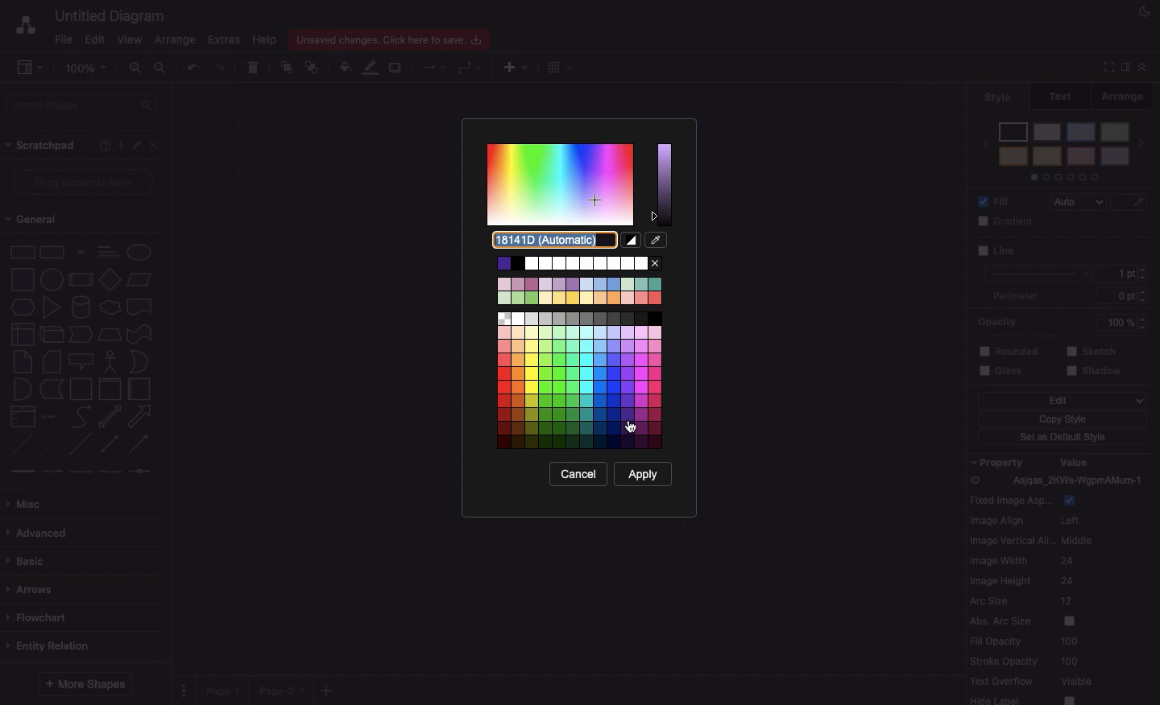 This screenshot has height=705, width=1160. What do you see at coordinates (21, 278) in the screenshot?
I see `square` at bounding box center [21, 278].